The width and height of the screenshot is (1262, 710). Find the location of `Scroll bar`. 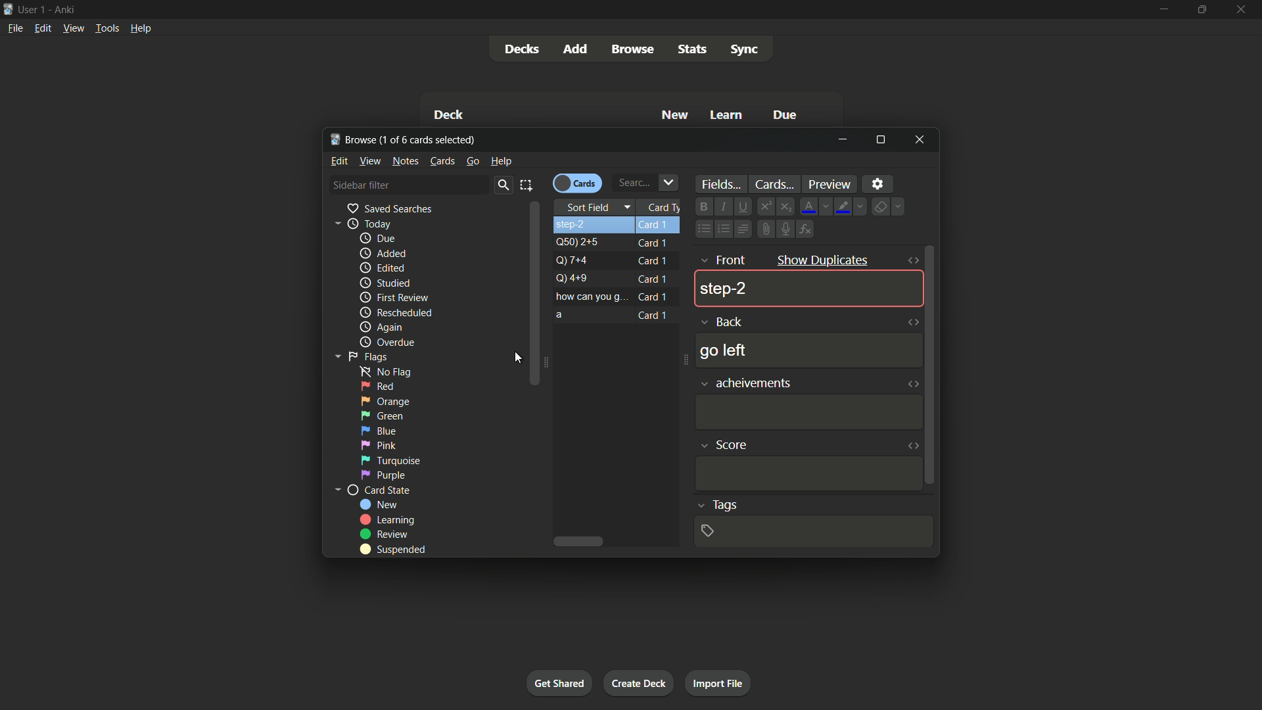

Scroll bar is located at coordinates (536, 294).